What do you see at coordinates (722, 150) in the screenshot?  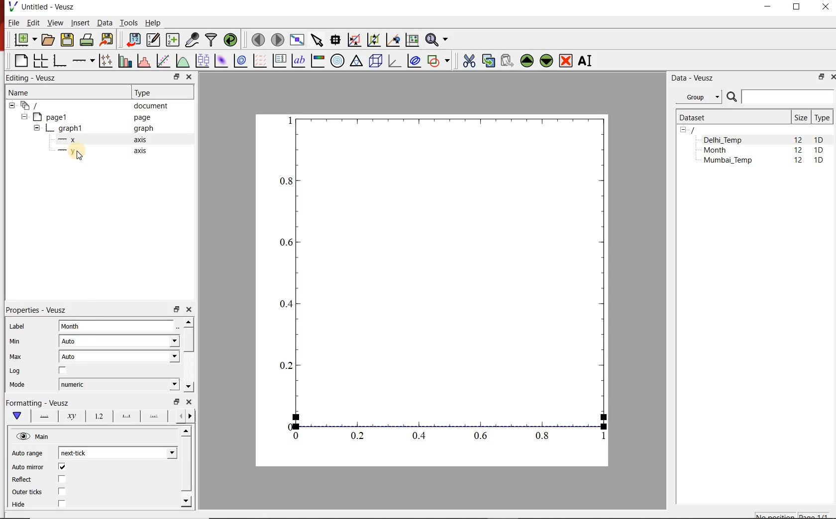 I see `Month` at bounding box center [722, 150].